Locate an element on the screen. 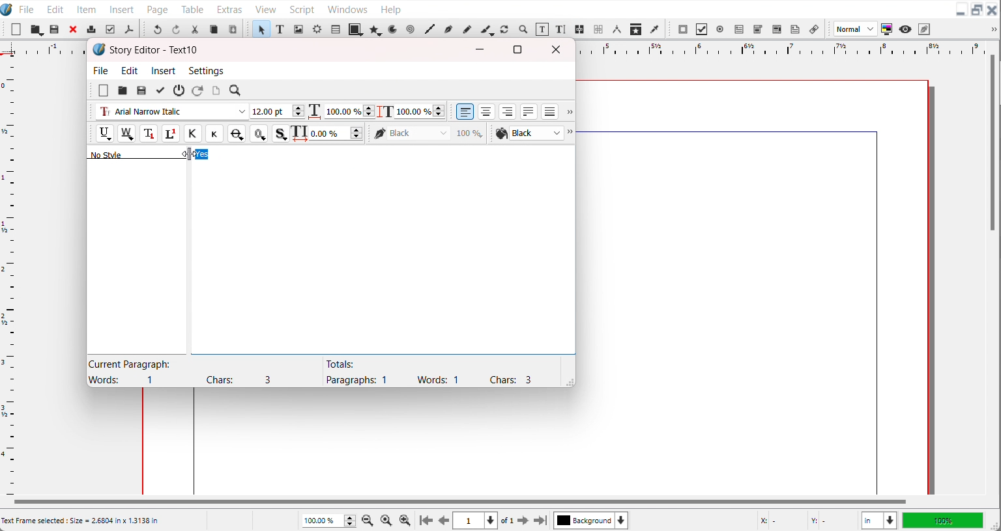  Black is located at coordinates (429, 133).